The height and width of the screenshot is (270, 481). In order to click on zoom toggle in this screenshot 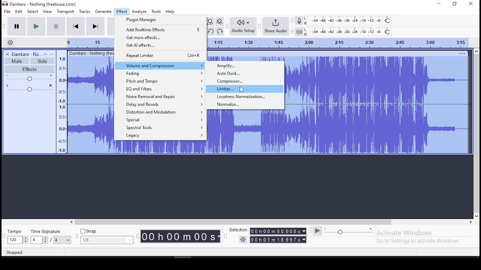, I will do `click(219, 21)`.